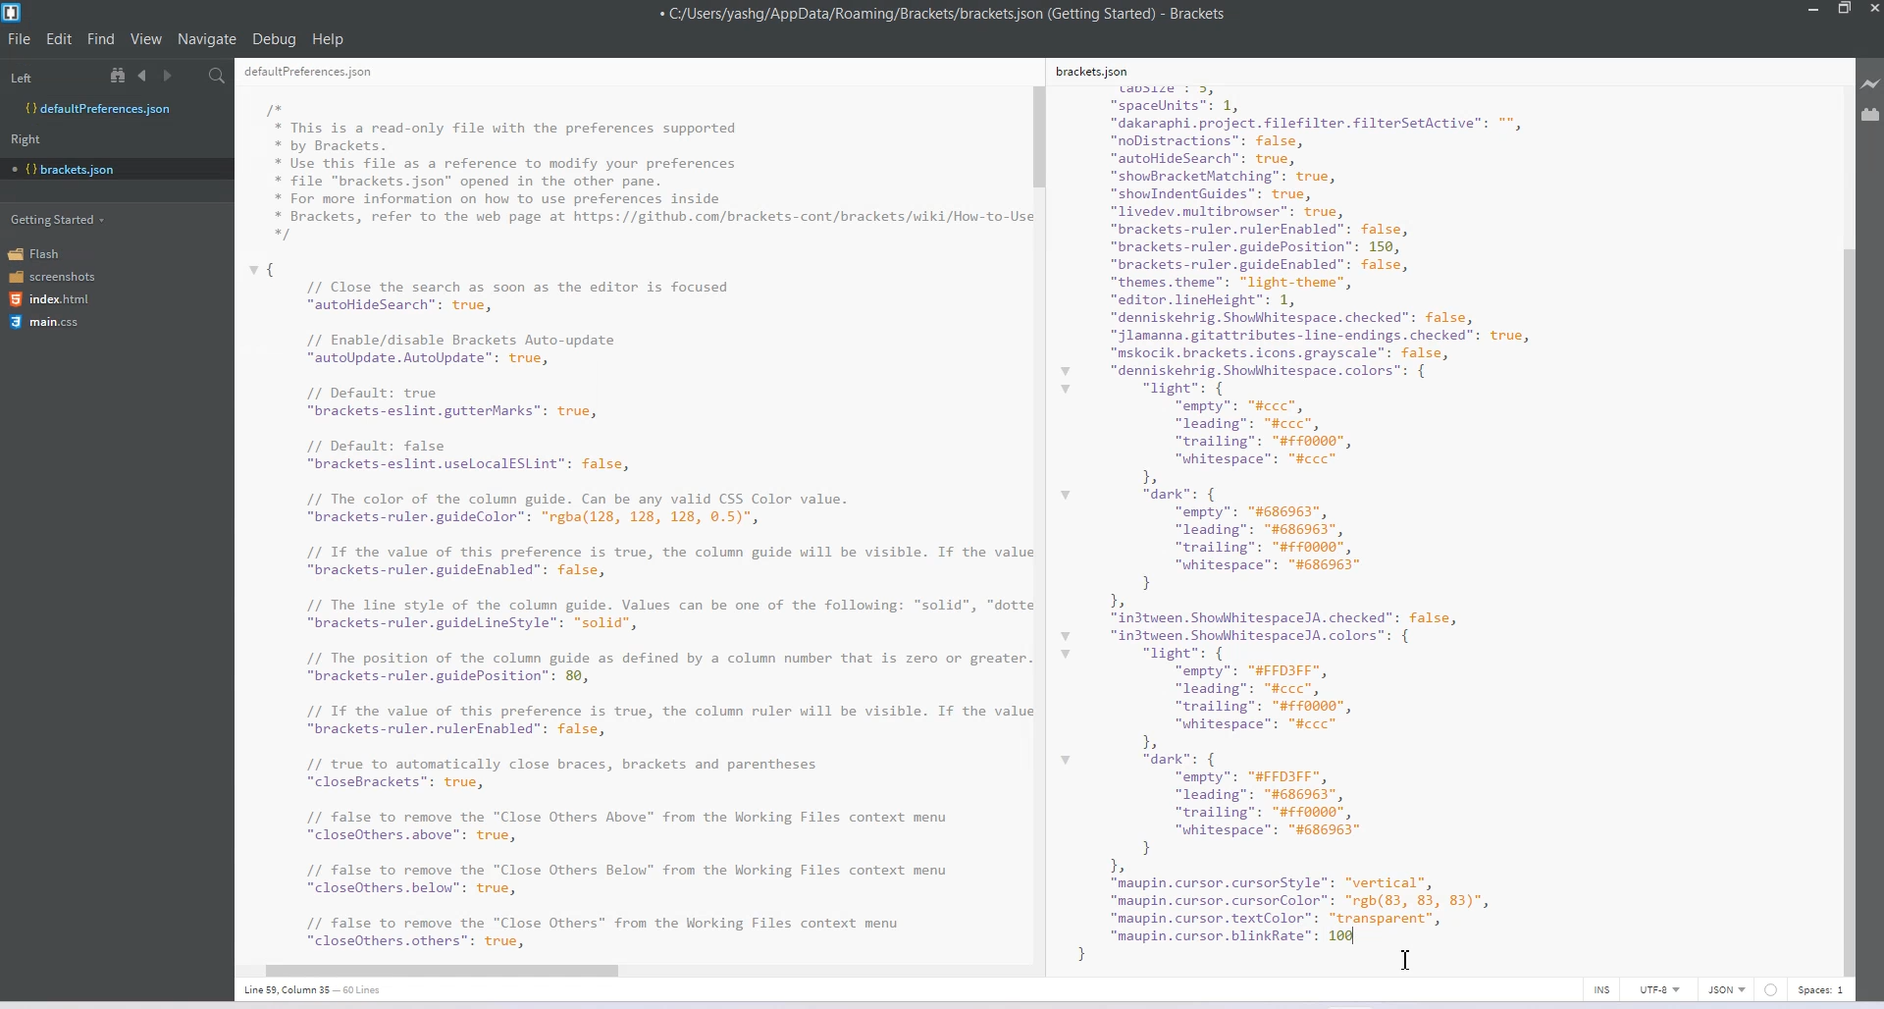 The height and width of the screenshot is (1009, 1884). I want to click on View, so click(147, 38).